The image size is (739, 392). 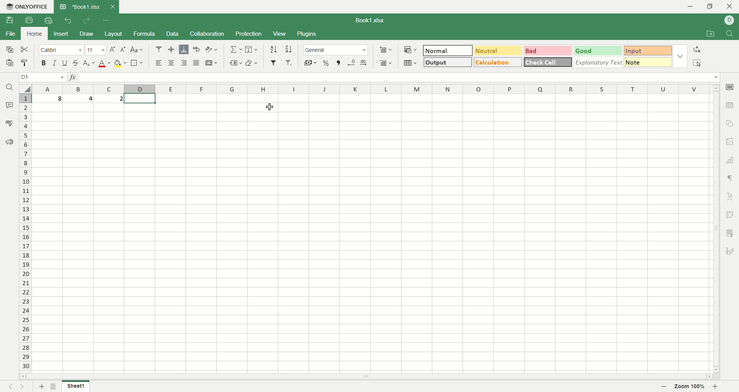 What do you see at coordinates (68, 19) in the screenshot?
I see `undo` at bounding box center [68, 19].